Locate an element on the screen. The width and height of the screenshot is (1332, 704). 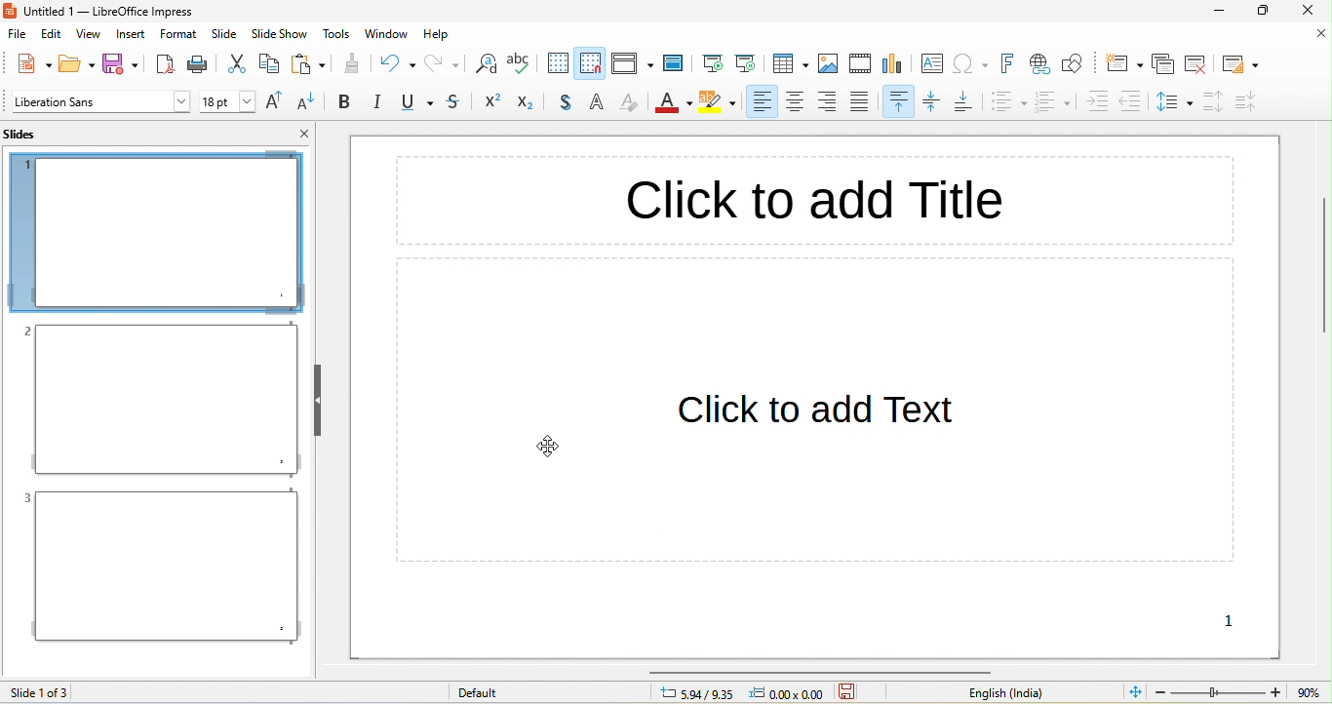
delete slide is located at coordinates (1198, 62).